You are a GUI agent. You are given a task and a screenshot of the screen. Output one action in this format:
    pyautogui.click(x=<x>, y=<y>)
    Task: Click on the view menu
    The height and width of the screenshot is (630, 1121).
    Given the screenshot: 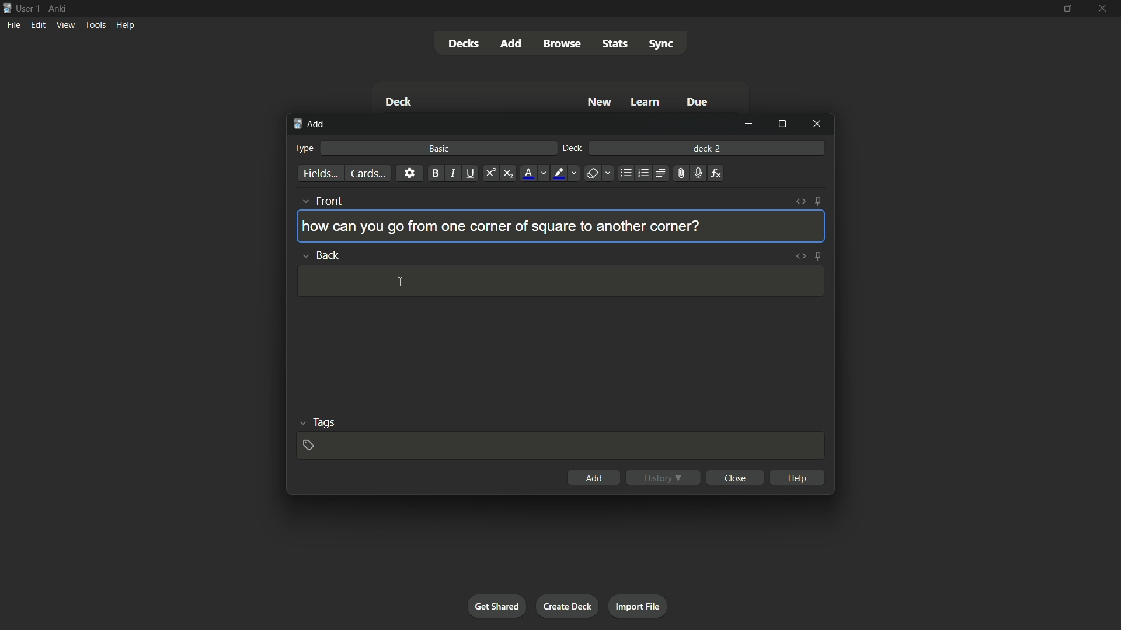 What is the action you would take?
    pyautogui.click(x=65, y=25)
    